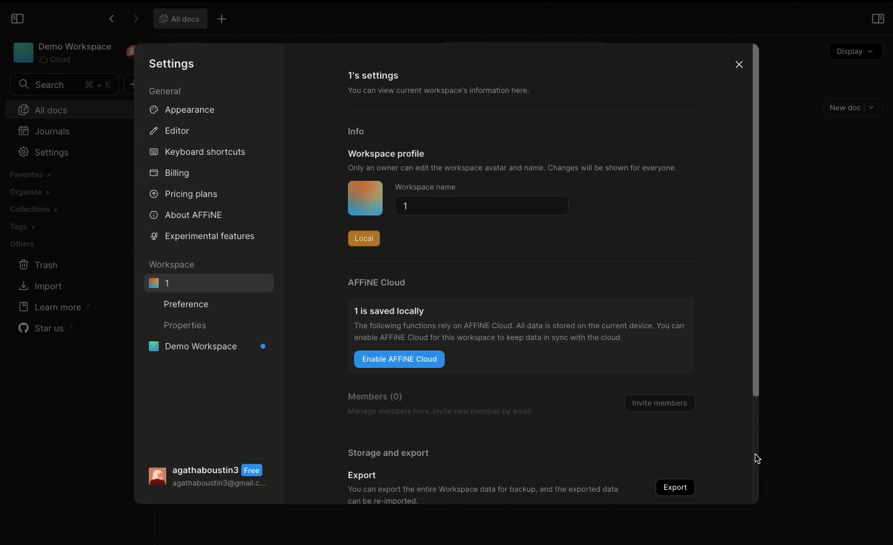 The width and height of the screenshot is (893, 545). Describe the element at coordinates (855, 50) in the screenshot. I see `Display` at that location.